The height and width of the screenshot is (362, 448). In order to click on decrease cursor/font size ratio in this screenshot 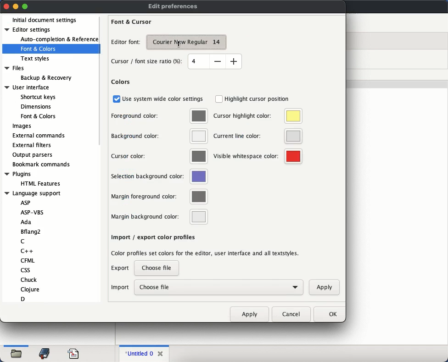, I will do `click(217, 61)`.